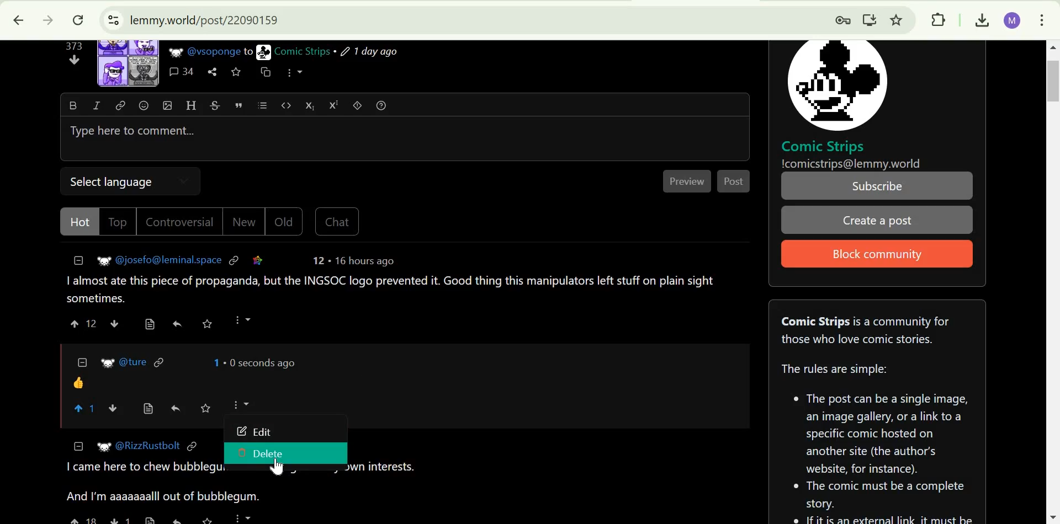  I want to click on link, so click(161, 361).